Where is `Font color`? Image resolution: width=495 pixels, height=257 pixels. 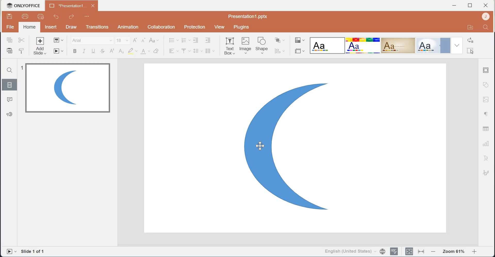 Font color is located at coordinates (145, 51).